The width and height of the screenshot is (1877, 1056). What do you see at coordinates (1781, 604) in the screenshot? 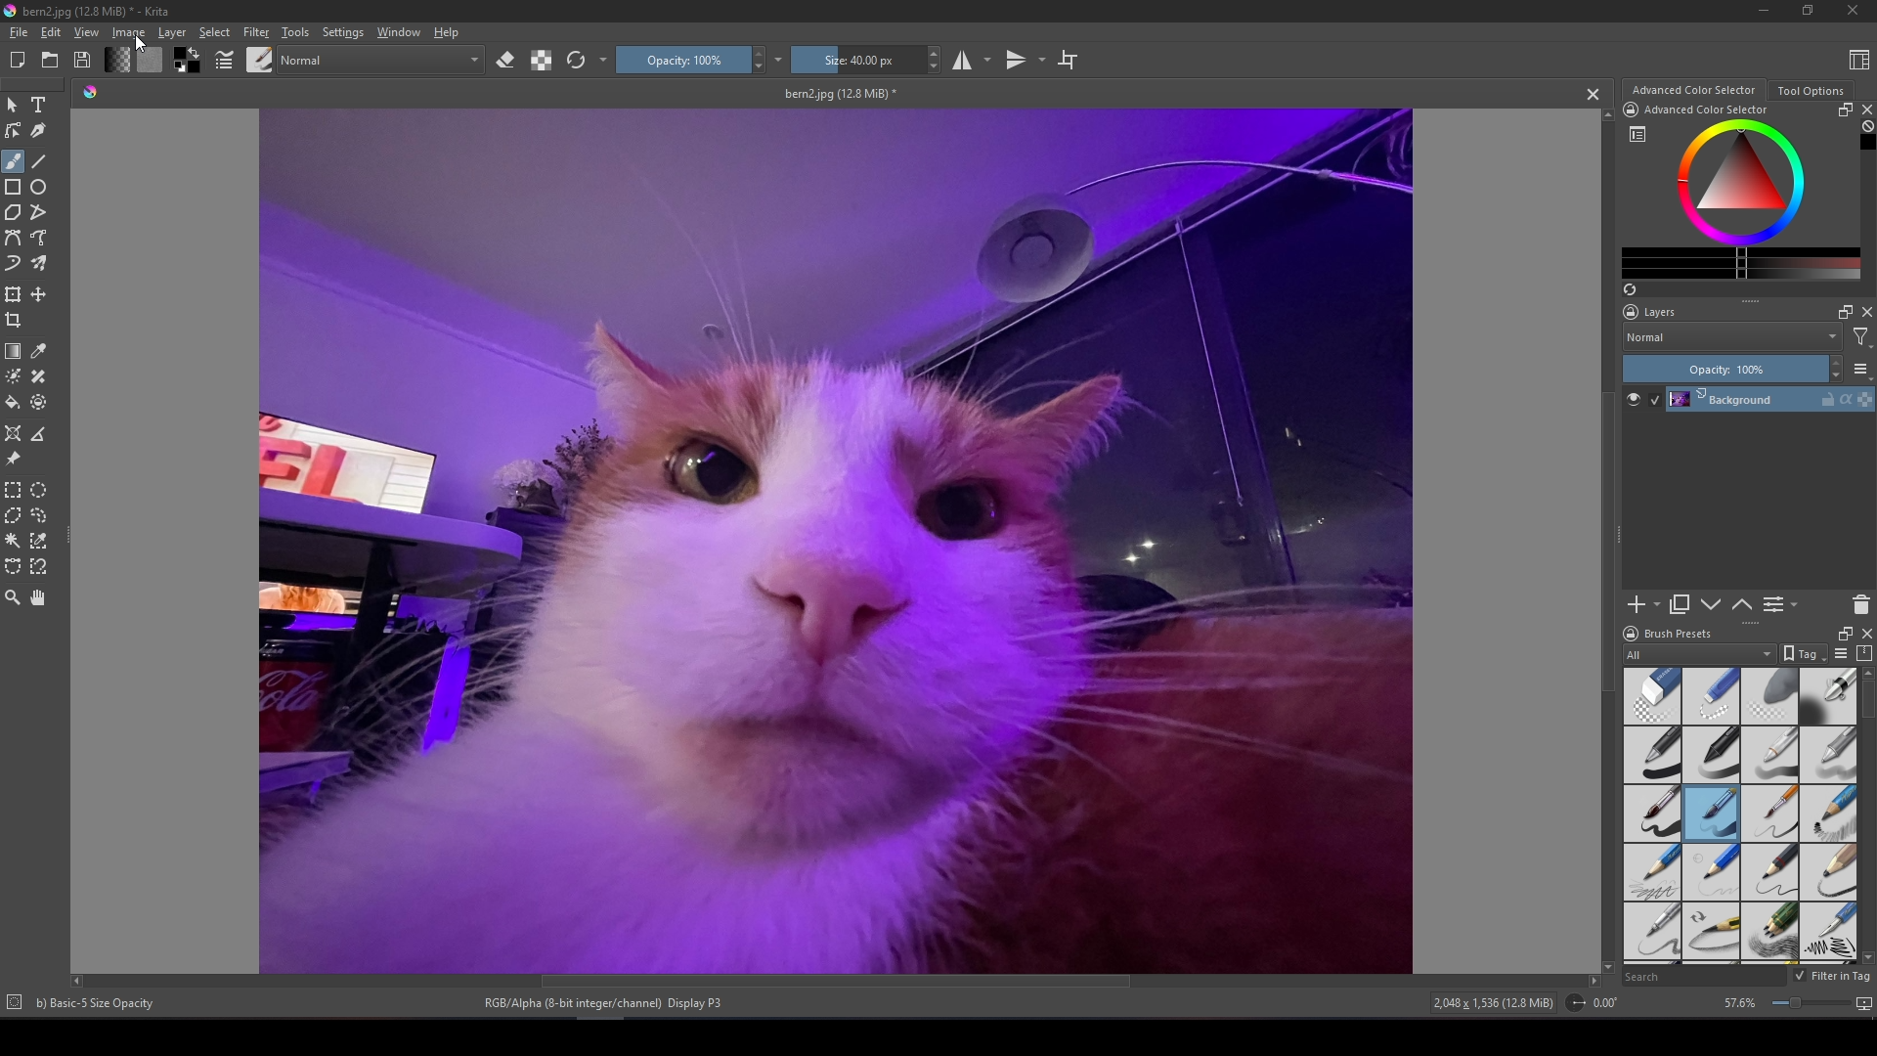
I see `View or change layer properties` at bounding box center [1781, 604].